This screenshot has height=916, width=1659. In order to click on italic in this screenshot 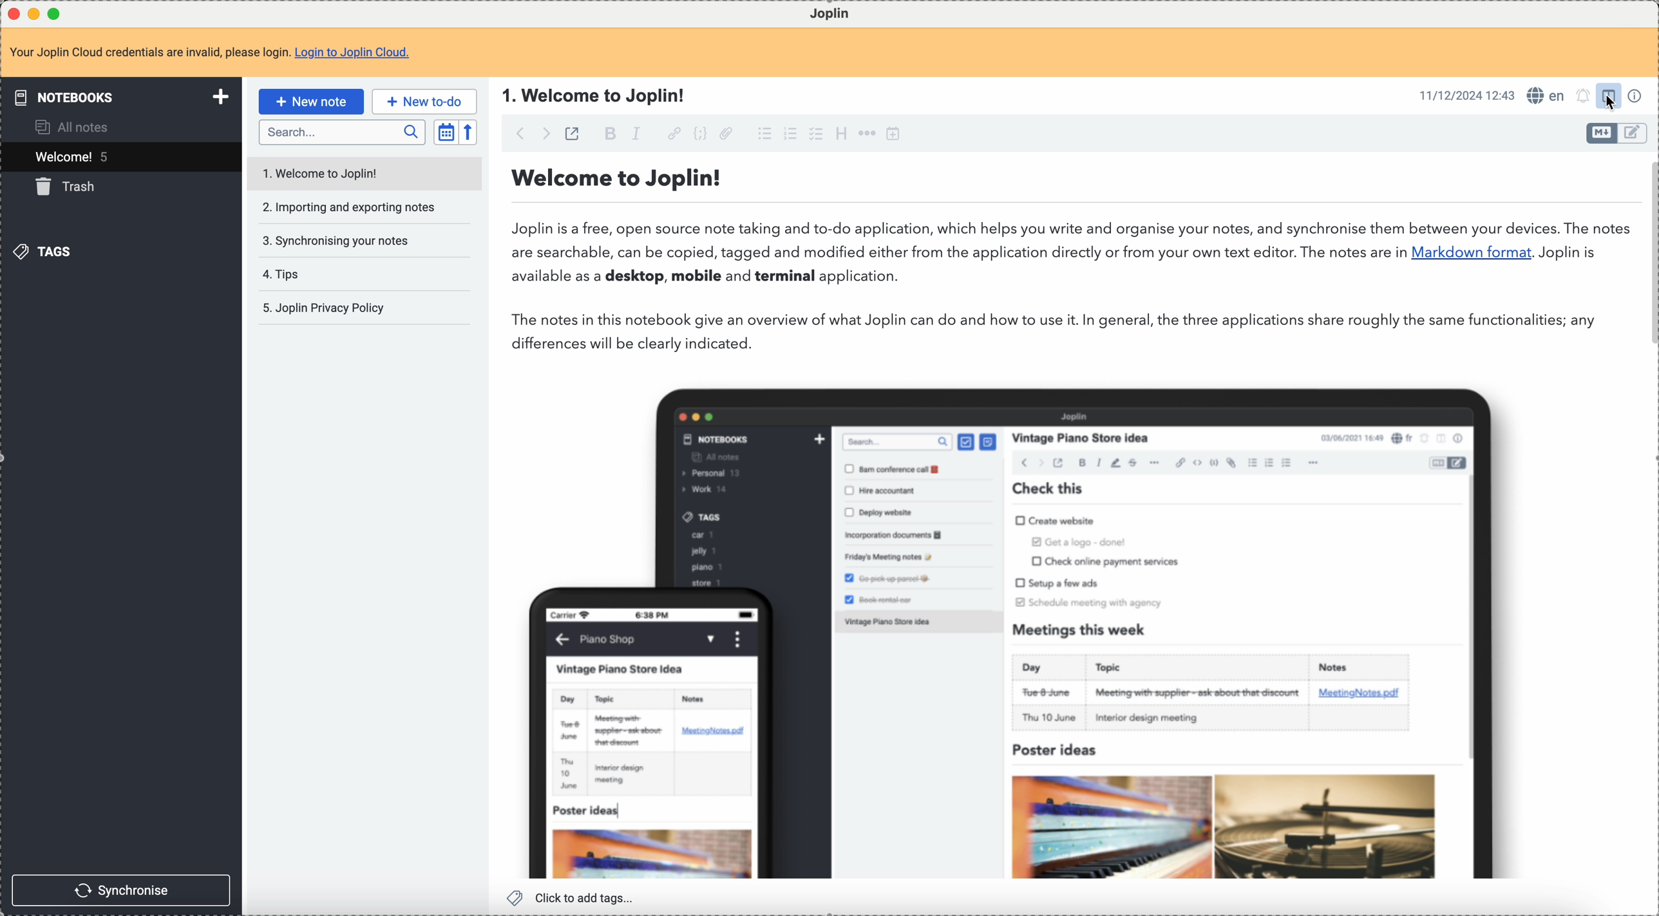, I will do `click(636, 134)`.